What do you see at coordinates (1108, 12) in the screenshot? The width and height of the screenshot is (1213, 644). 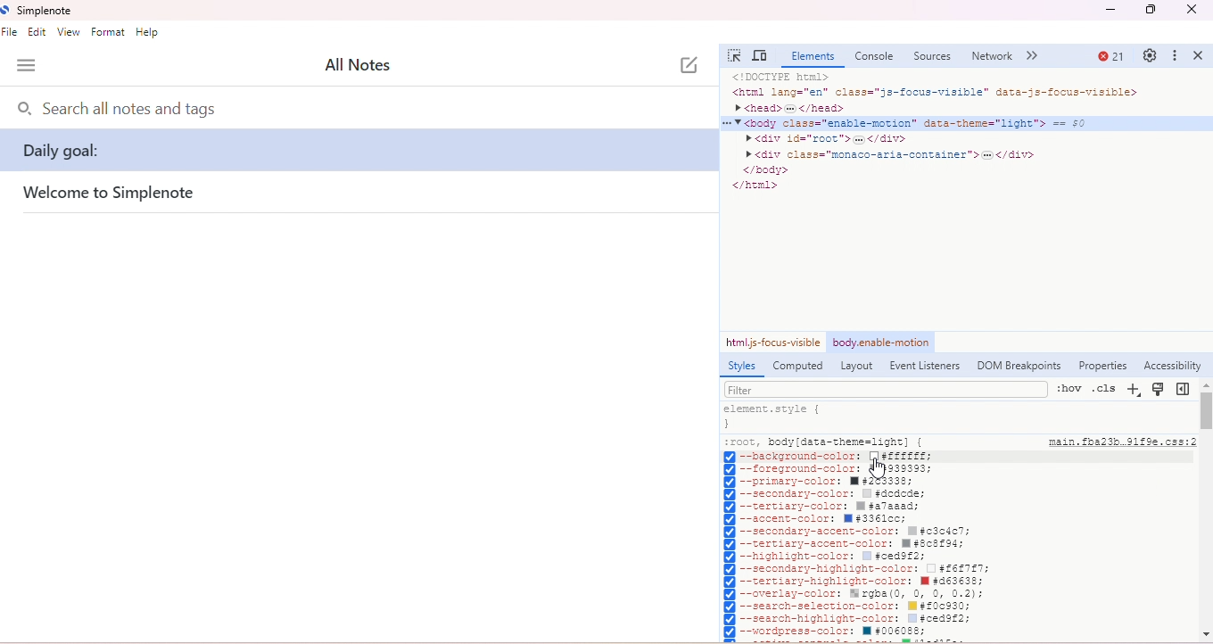 I see `minimize` at bounding box center [1108, 12].